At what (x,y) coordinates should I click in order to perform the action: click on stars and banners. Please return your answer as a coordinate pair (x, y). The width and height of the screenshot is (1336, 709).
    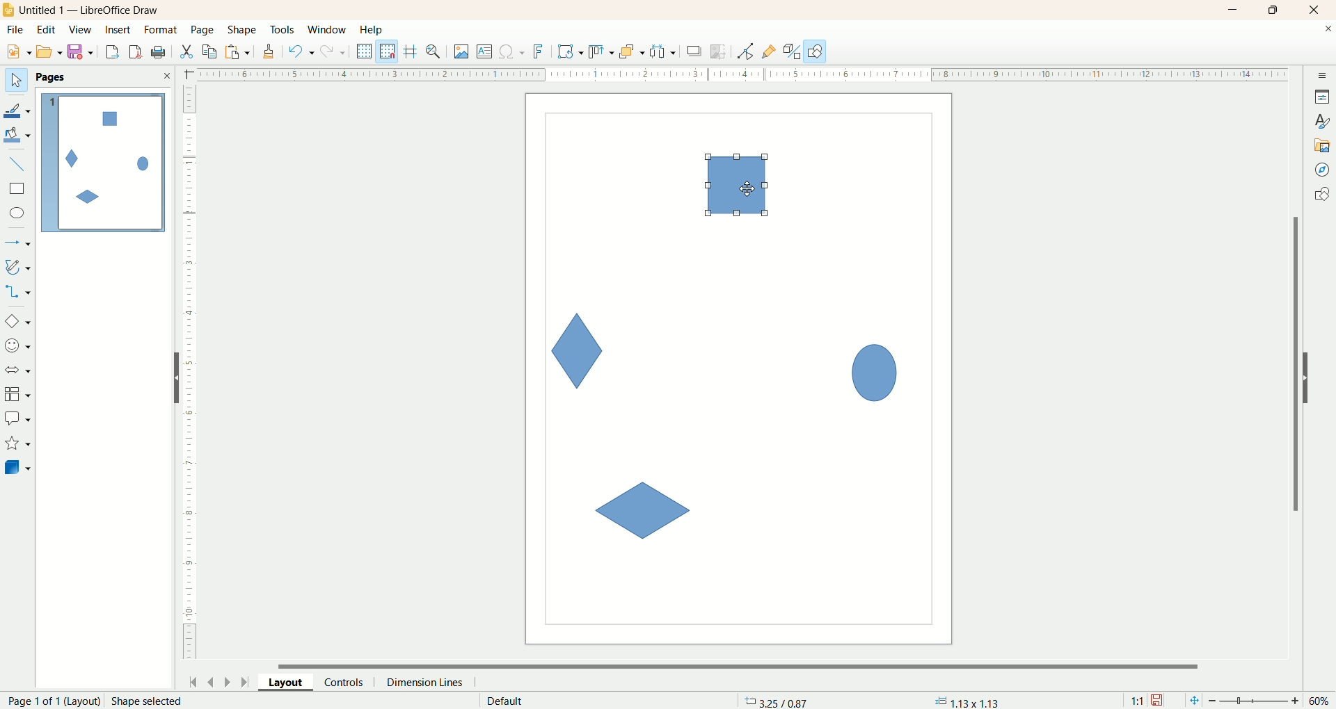
    Looking at the image, I should click on (17, 443).